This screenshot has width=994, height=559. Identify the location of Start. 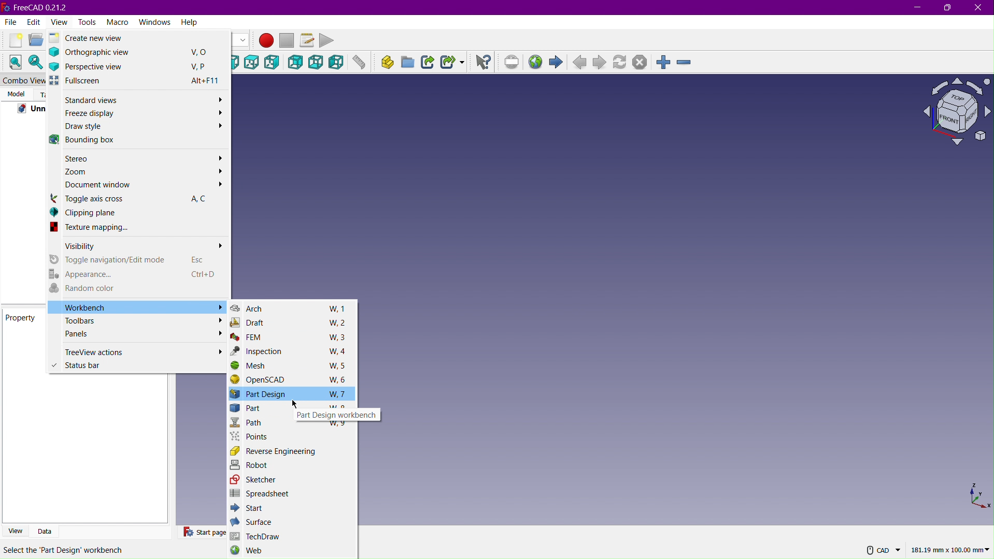
(248, 508).